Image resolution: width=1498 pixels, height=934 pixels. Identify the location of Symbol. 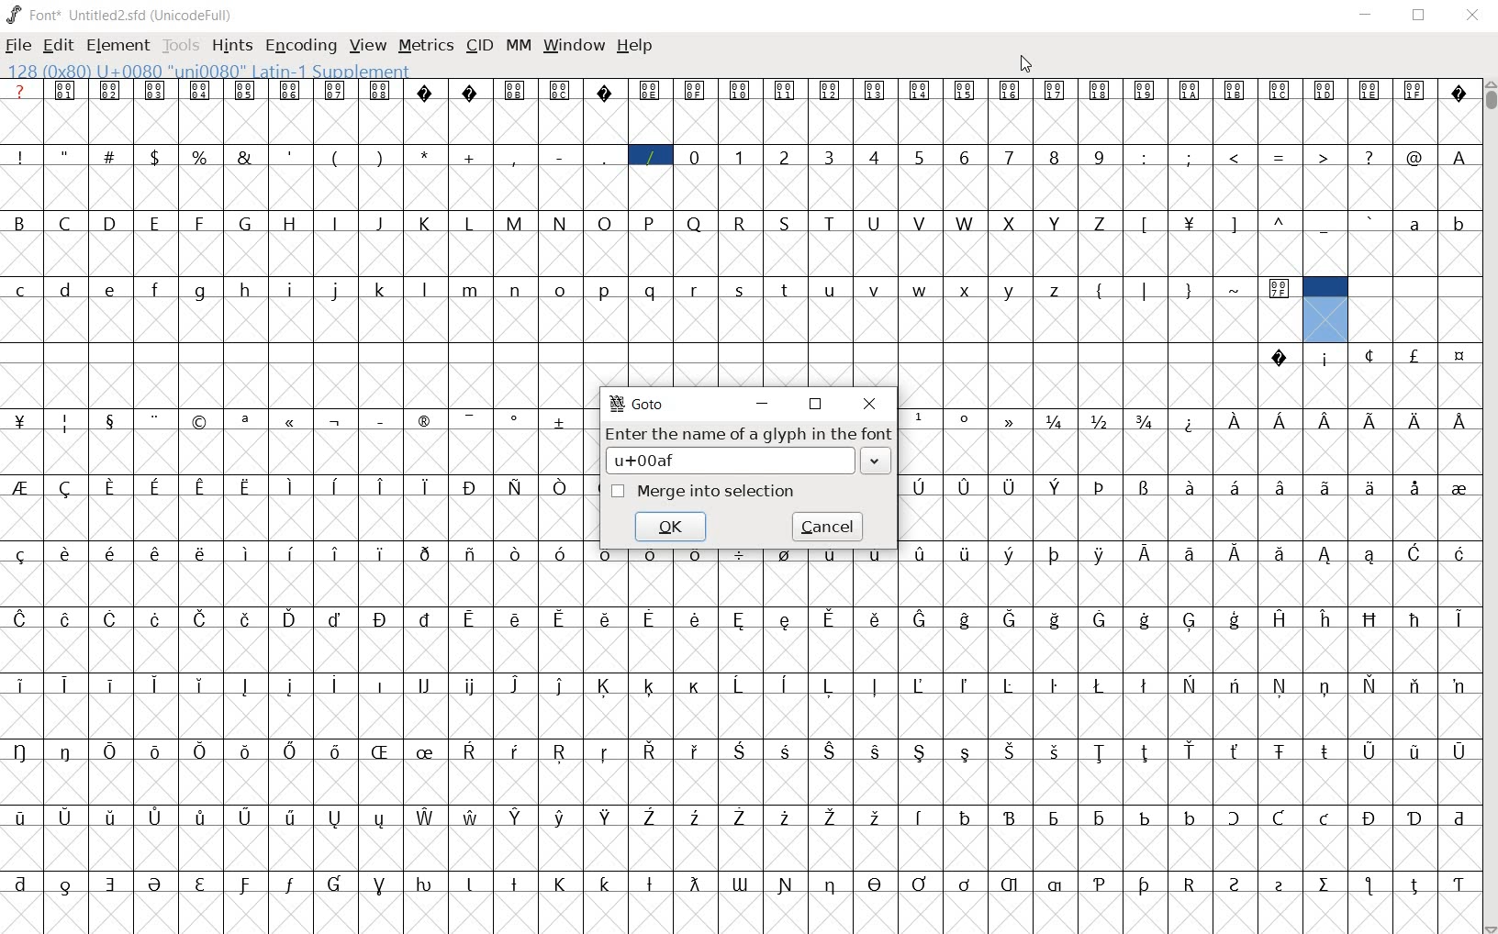
(1280, 751).